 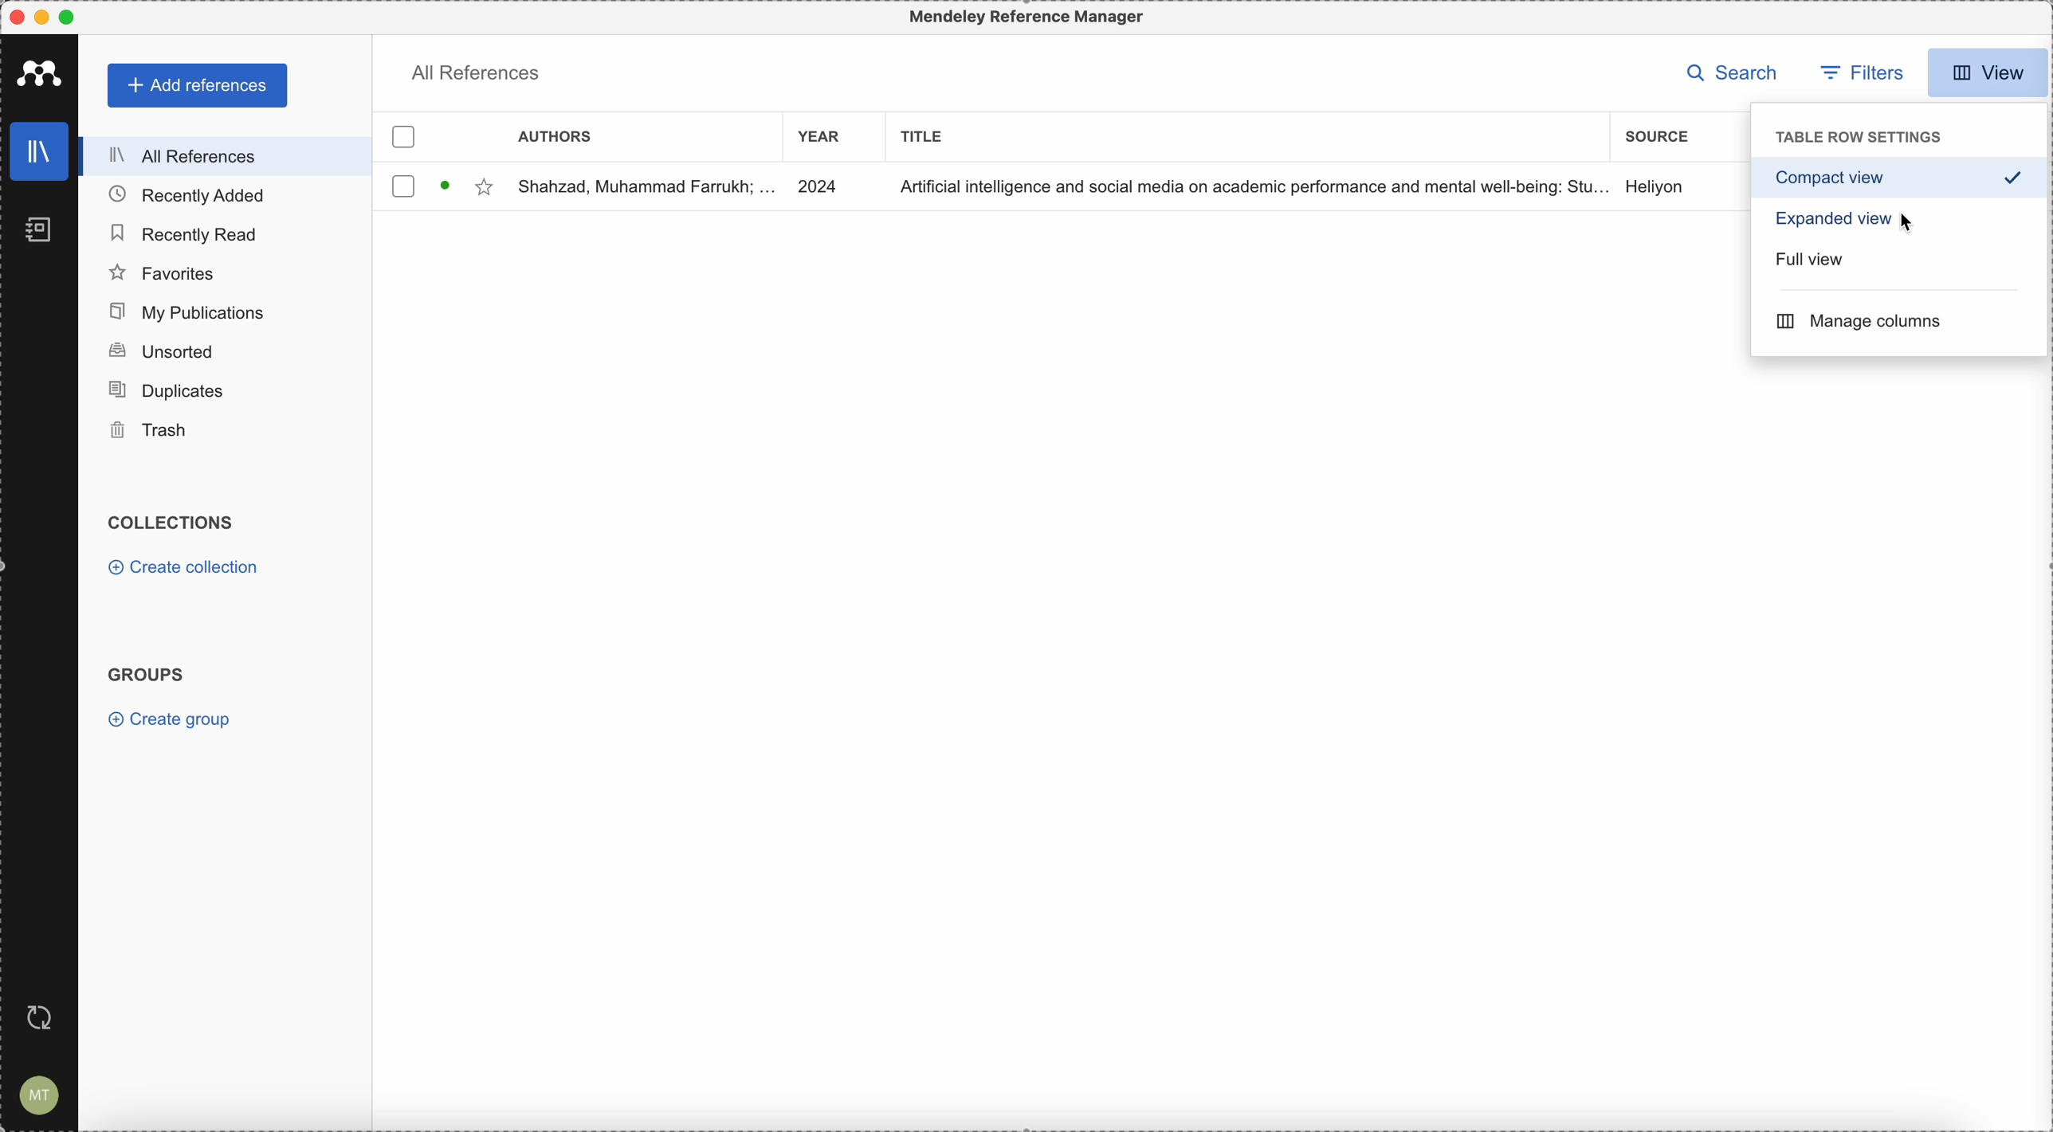 What do you see at coordinates (187, 568) in the screenshot?
I see `create collection` at bounding box center [187, 568].